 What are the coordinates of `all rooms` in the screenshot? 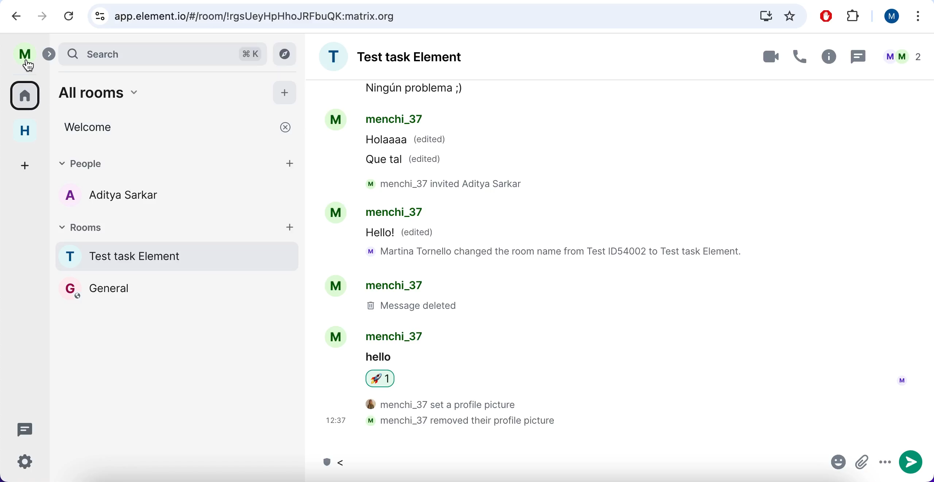 It's located at (26, 98).